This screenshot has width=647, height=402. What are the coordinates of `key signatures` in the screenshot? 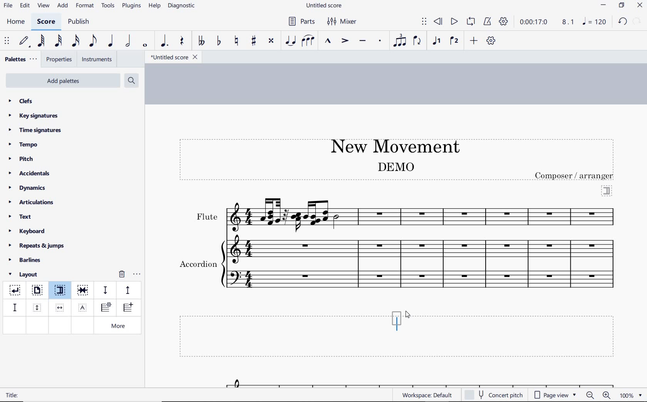 It's located at (33, 116).